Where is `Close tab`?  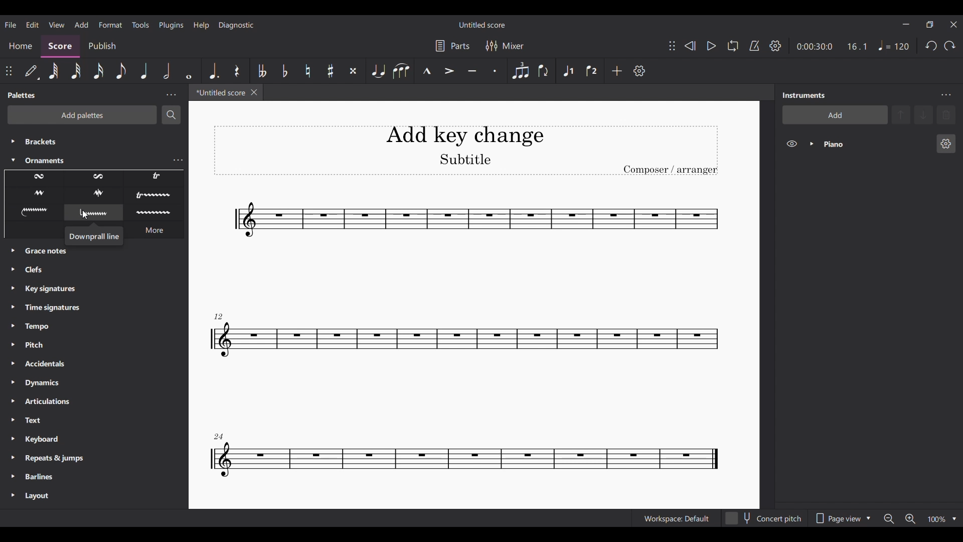
Close tab is located at coordinates (254, 92).